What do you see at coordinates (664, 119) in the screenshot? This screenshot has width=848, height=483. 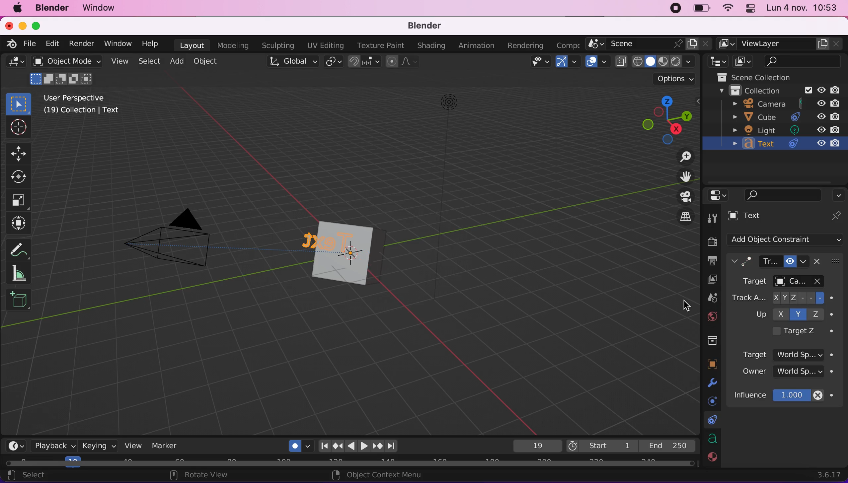 I see `click, shortcut, drag` at bounding box center [664, 119].